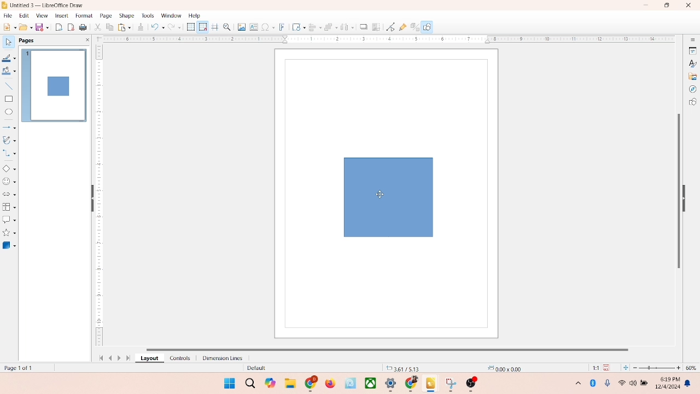  Describe the element at coordinates (157, 28) in the screenshot. I see `undo` at that location.